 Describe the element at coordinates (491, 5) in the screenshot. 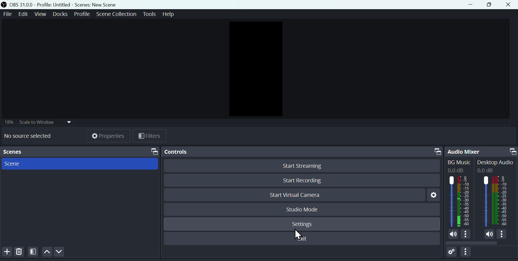

I see `Maximise` at that location.